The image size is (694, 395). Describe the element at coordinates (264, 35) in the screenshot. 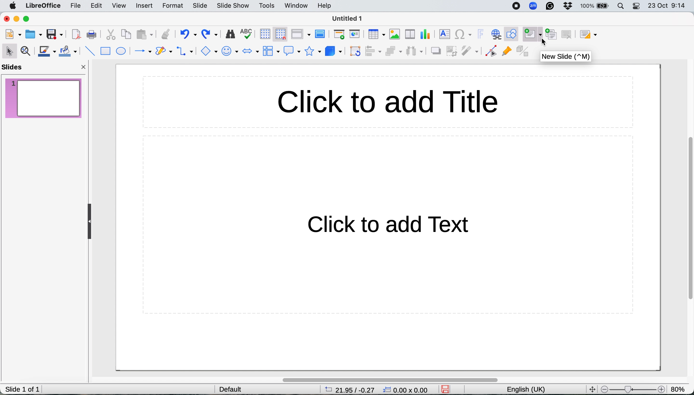

I see `display grid` at that location.